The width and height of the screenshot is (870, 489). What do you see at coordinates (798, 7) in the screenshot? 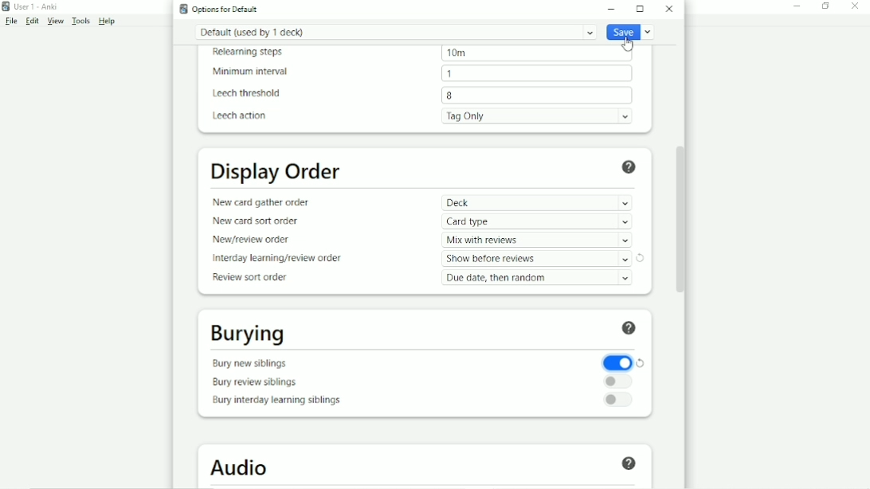
I see `Minimize` at bounding box center [798, 7].